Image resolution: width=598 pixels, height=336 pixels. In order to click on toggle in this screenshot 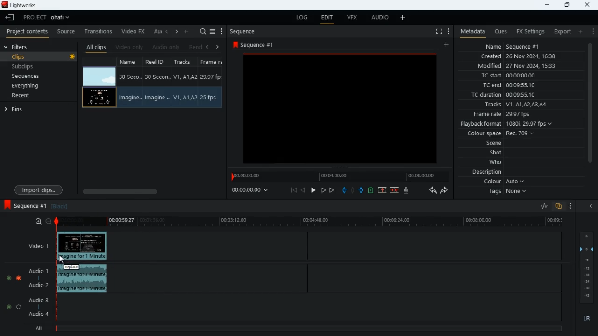, I will do `click(18, 307)`.